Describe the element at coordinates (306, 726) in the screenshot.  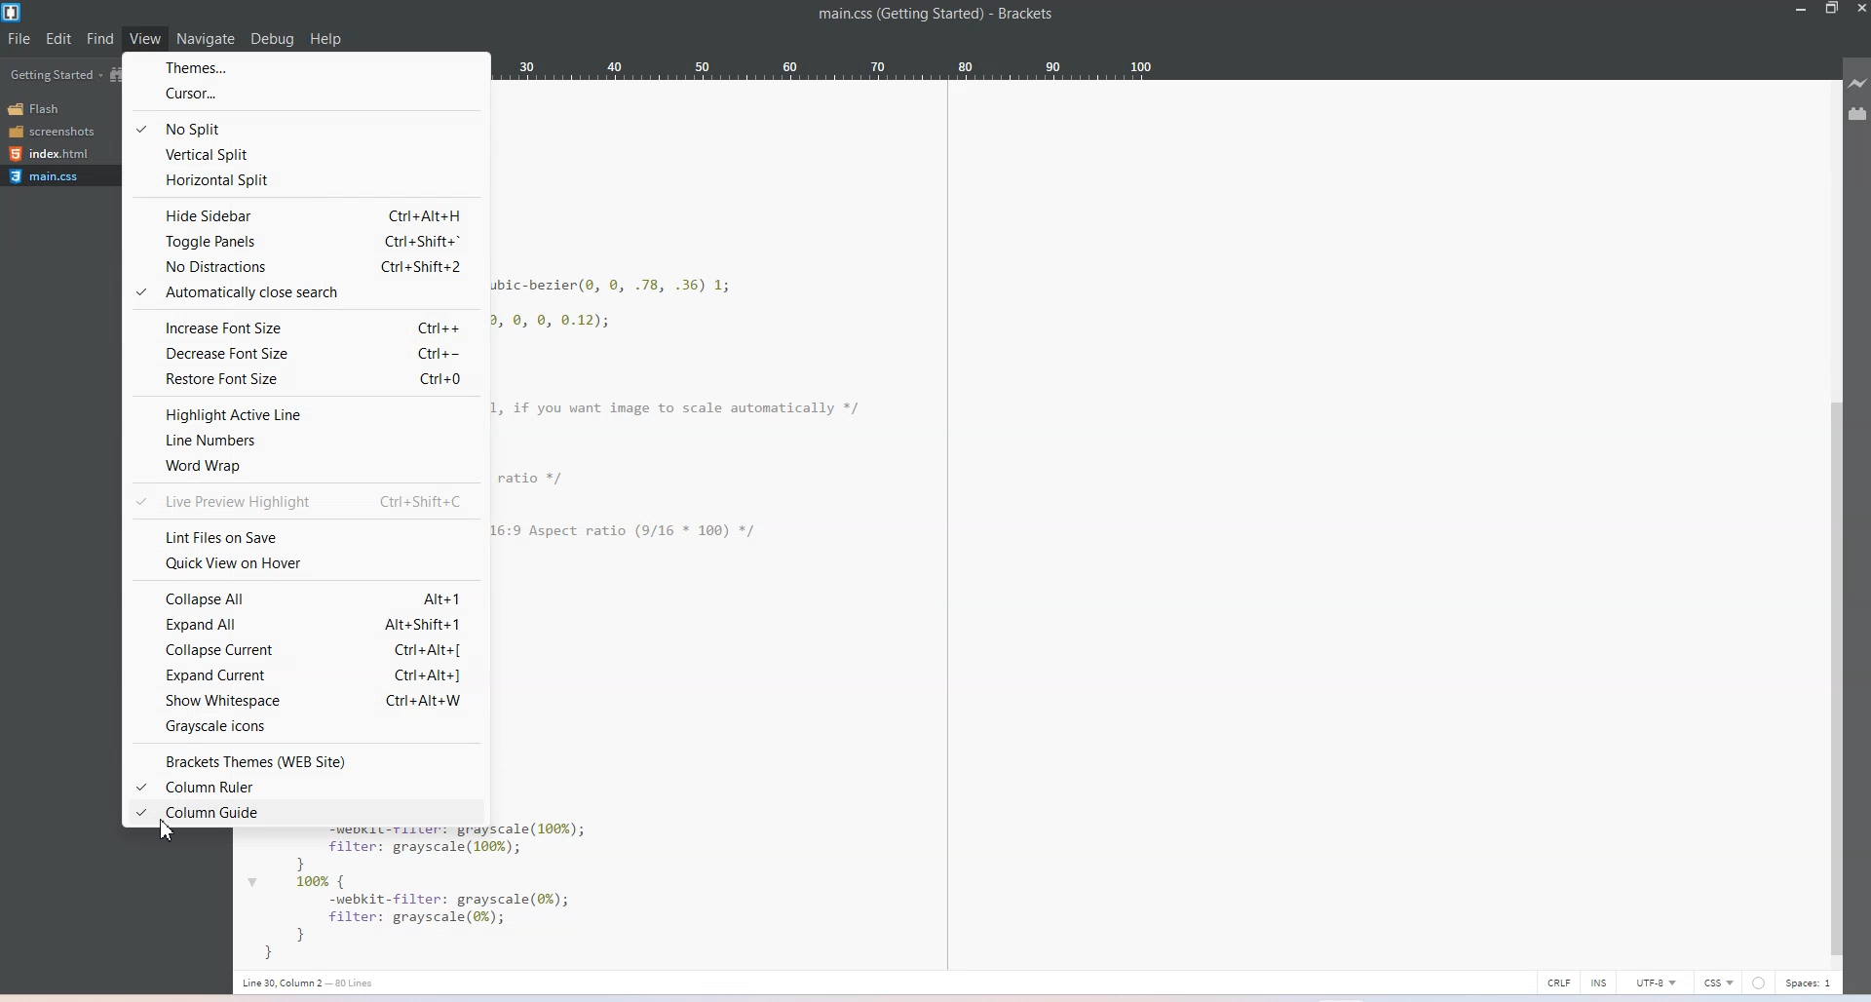
I see `Greyscale icons` at that location.